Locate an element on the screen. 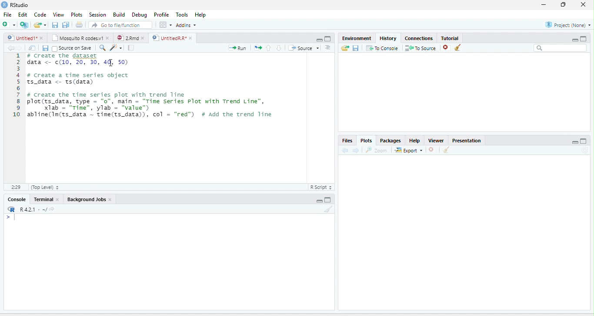  close is located at coordinates (190, 38).